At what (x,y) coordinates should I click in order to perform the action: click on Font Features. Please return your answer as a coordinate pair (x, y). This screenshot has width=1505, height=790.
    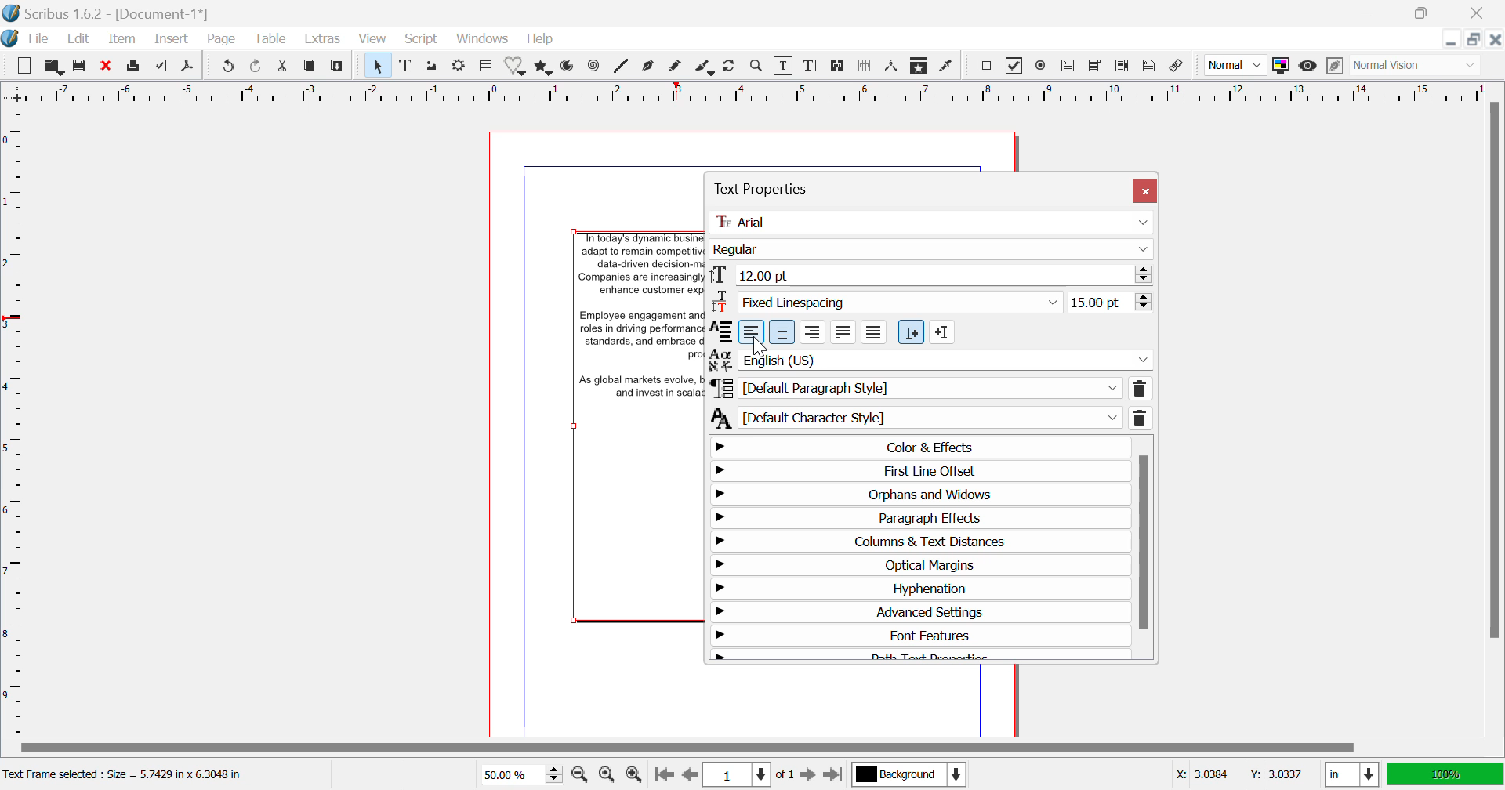
    Looking at the image, I should click on (916, 634).